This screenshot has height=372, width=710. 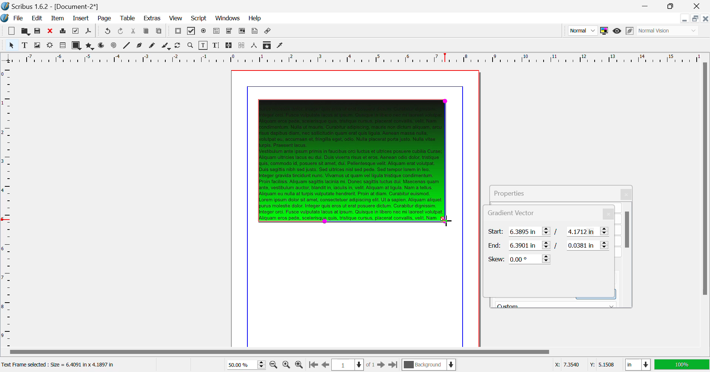 What do you see at coordinates (242, 45) in the screenshot?
I see `Delink Frames` at bounding box center [242, 45].